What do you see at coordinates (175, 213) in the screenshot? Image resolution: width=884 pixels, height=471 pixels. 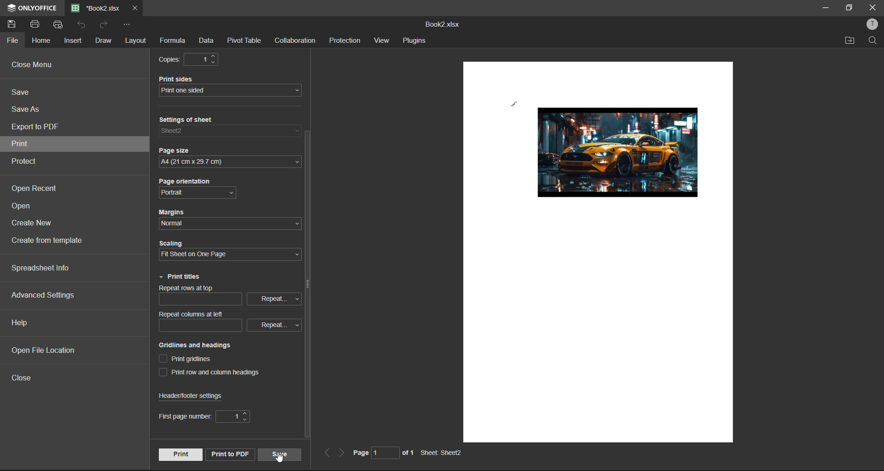 I see `margins` at bounding box center [175, 213].